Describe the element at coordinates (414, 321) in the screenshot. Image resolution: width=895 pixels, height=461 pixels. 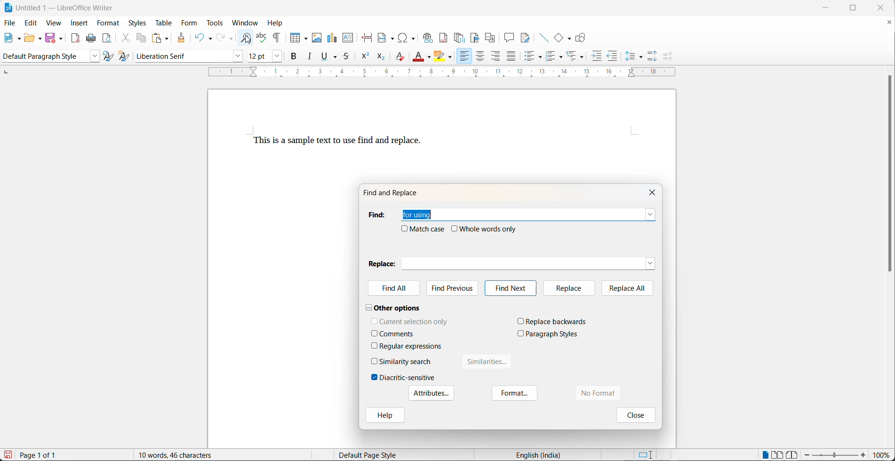
I see `current selection only` at that location.